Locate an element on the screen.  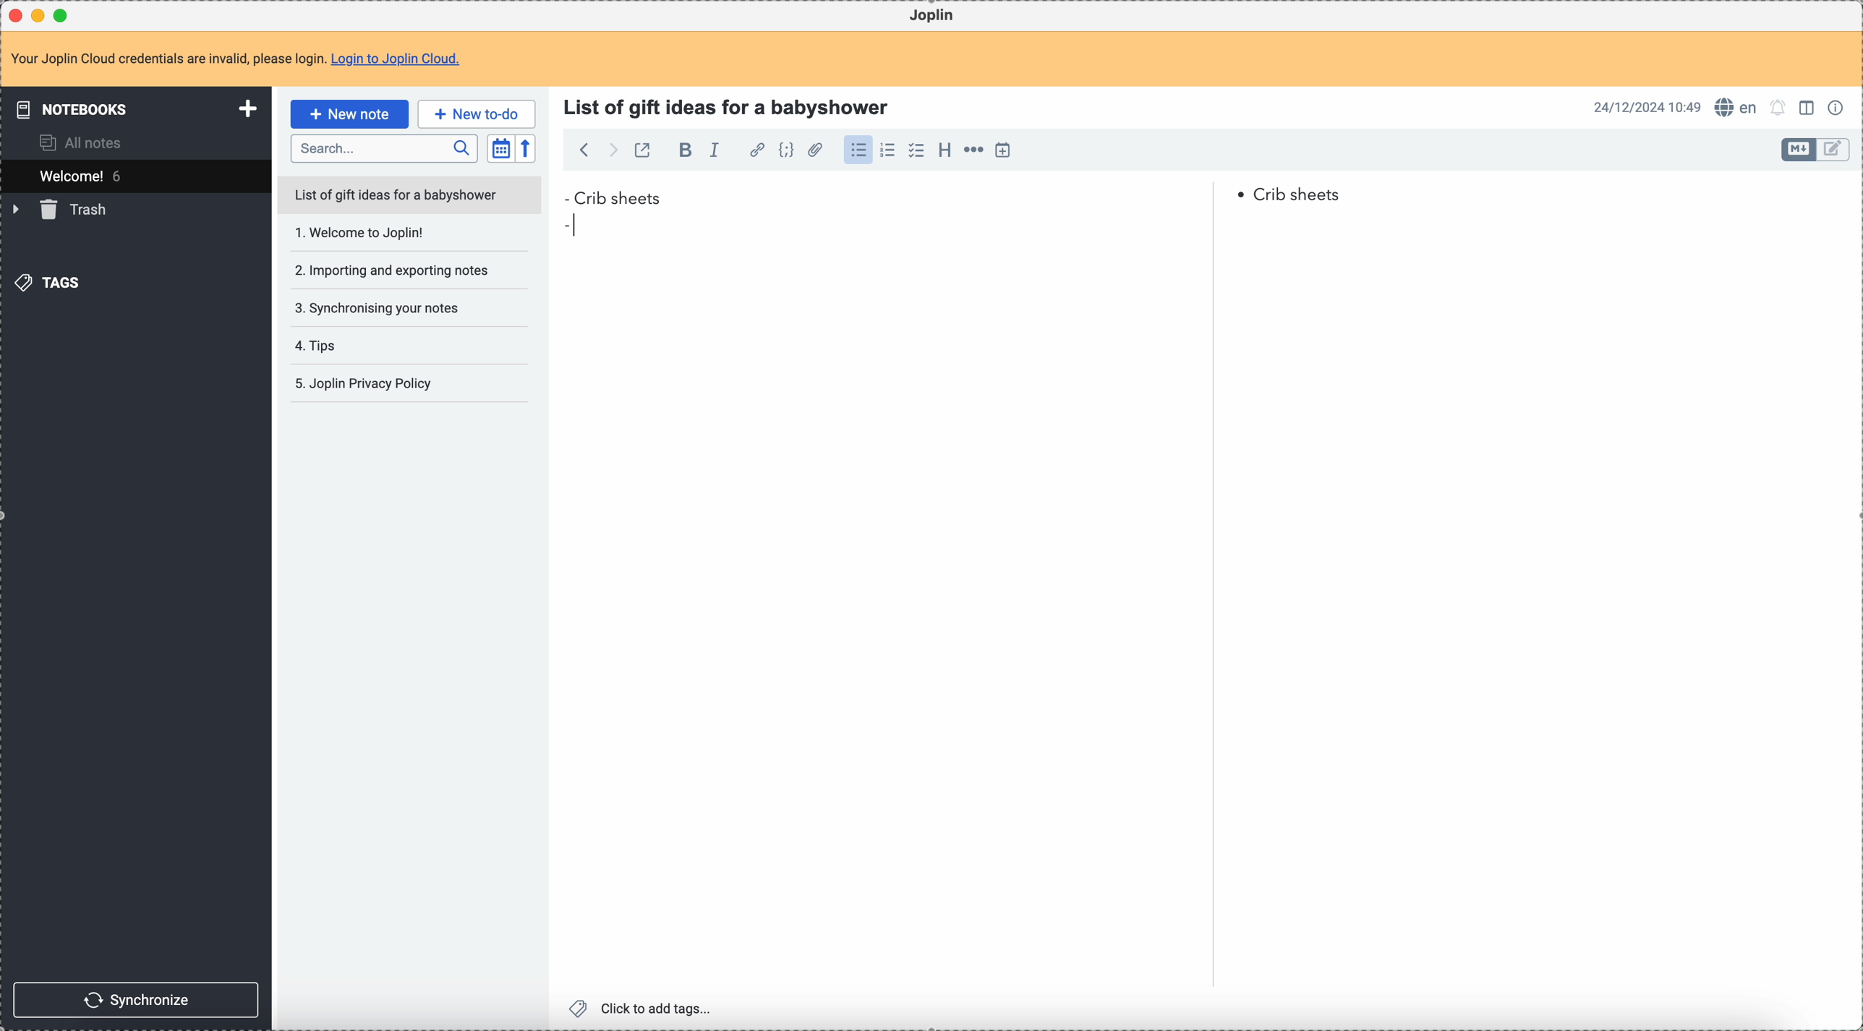
hyperlink is located at coordinates (757, 151).